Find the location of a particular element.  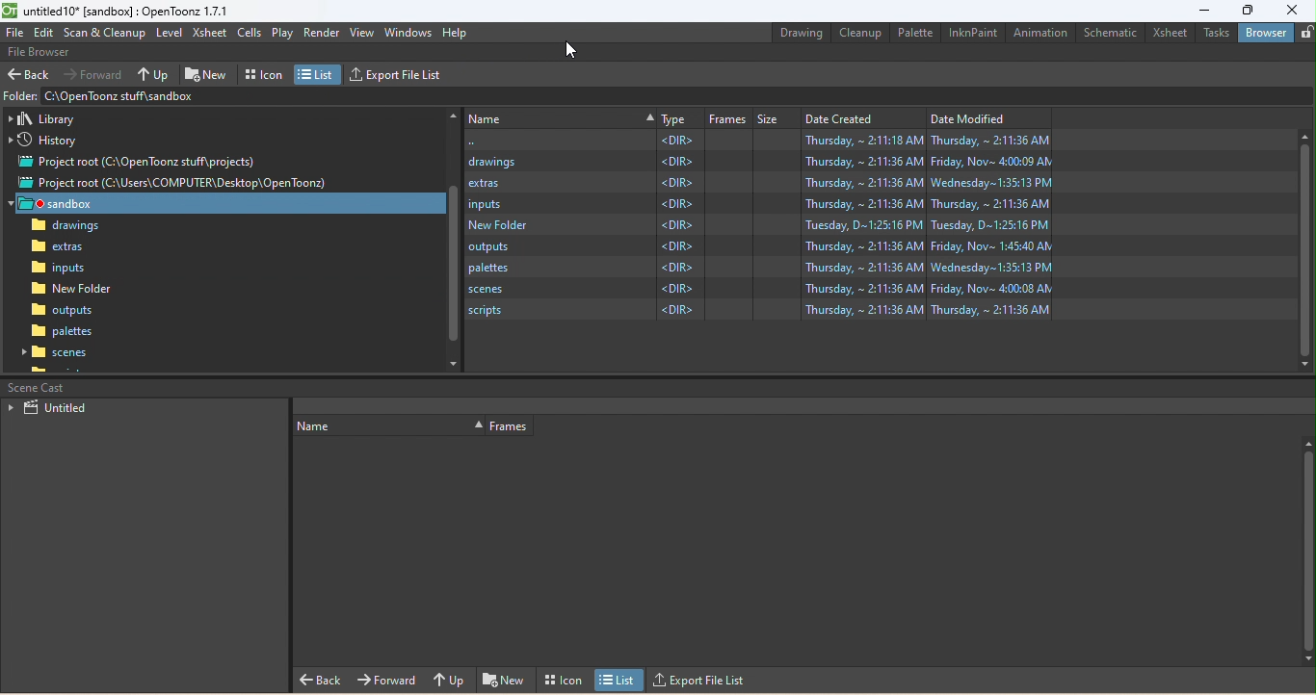

Schematic is located at coordinates (1111, 33).